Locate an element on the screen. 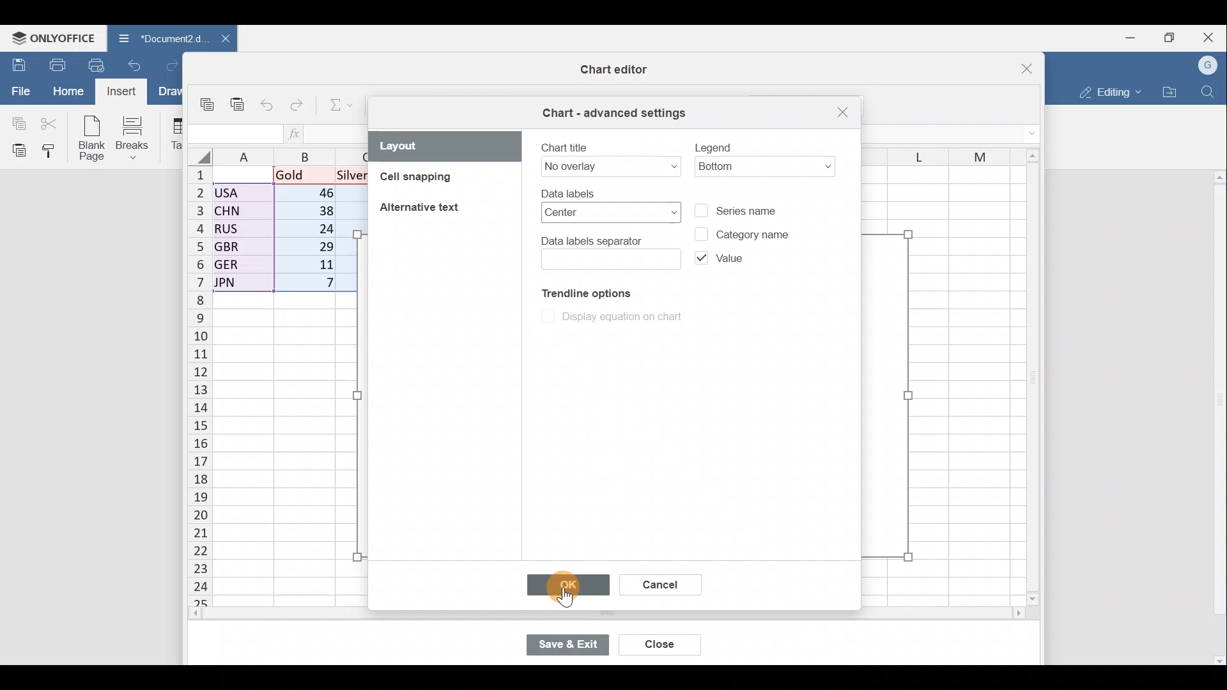  Close is located at coordinates (662, 646).